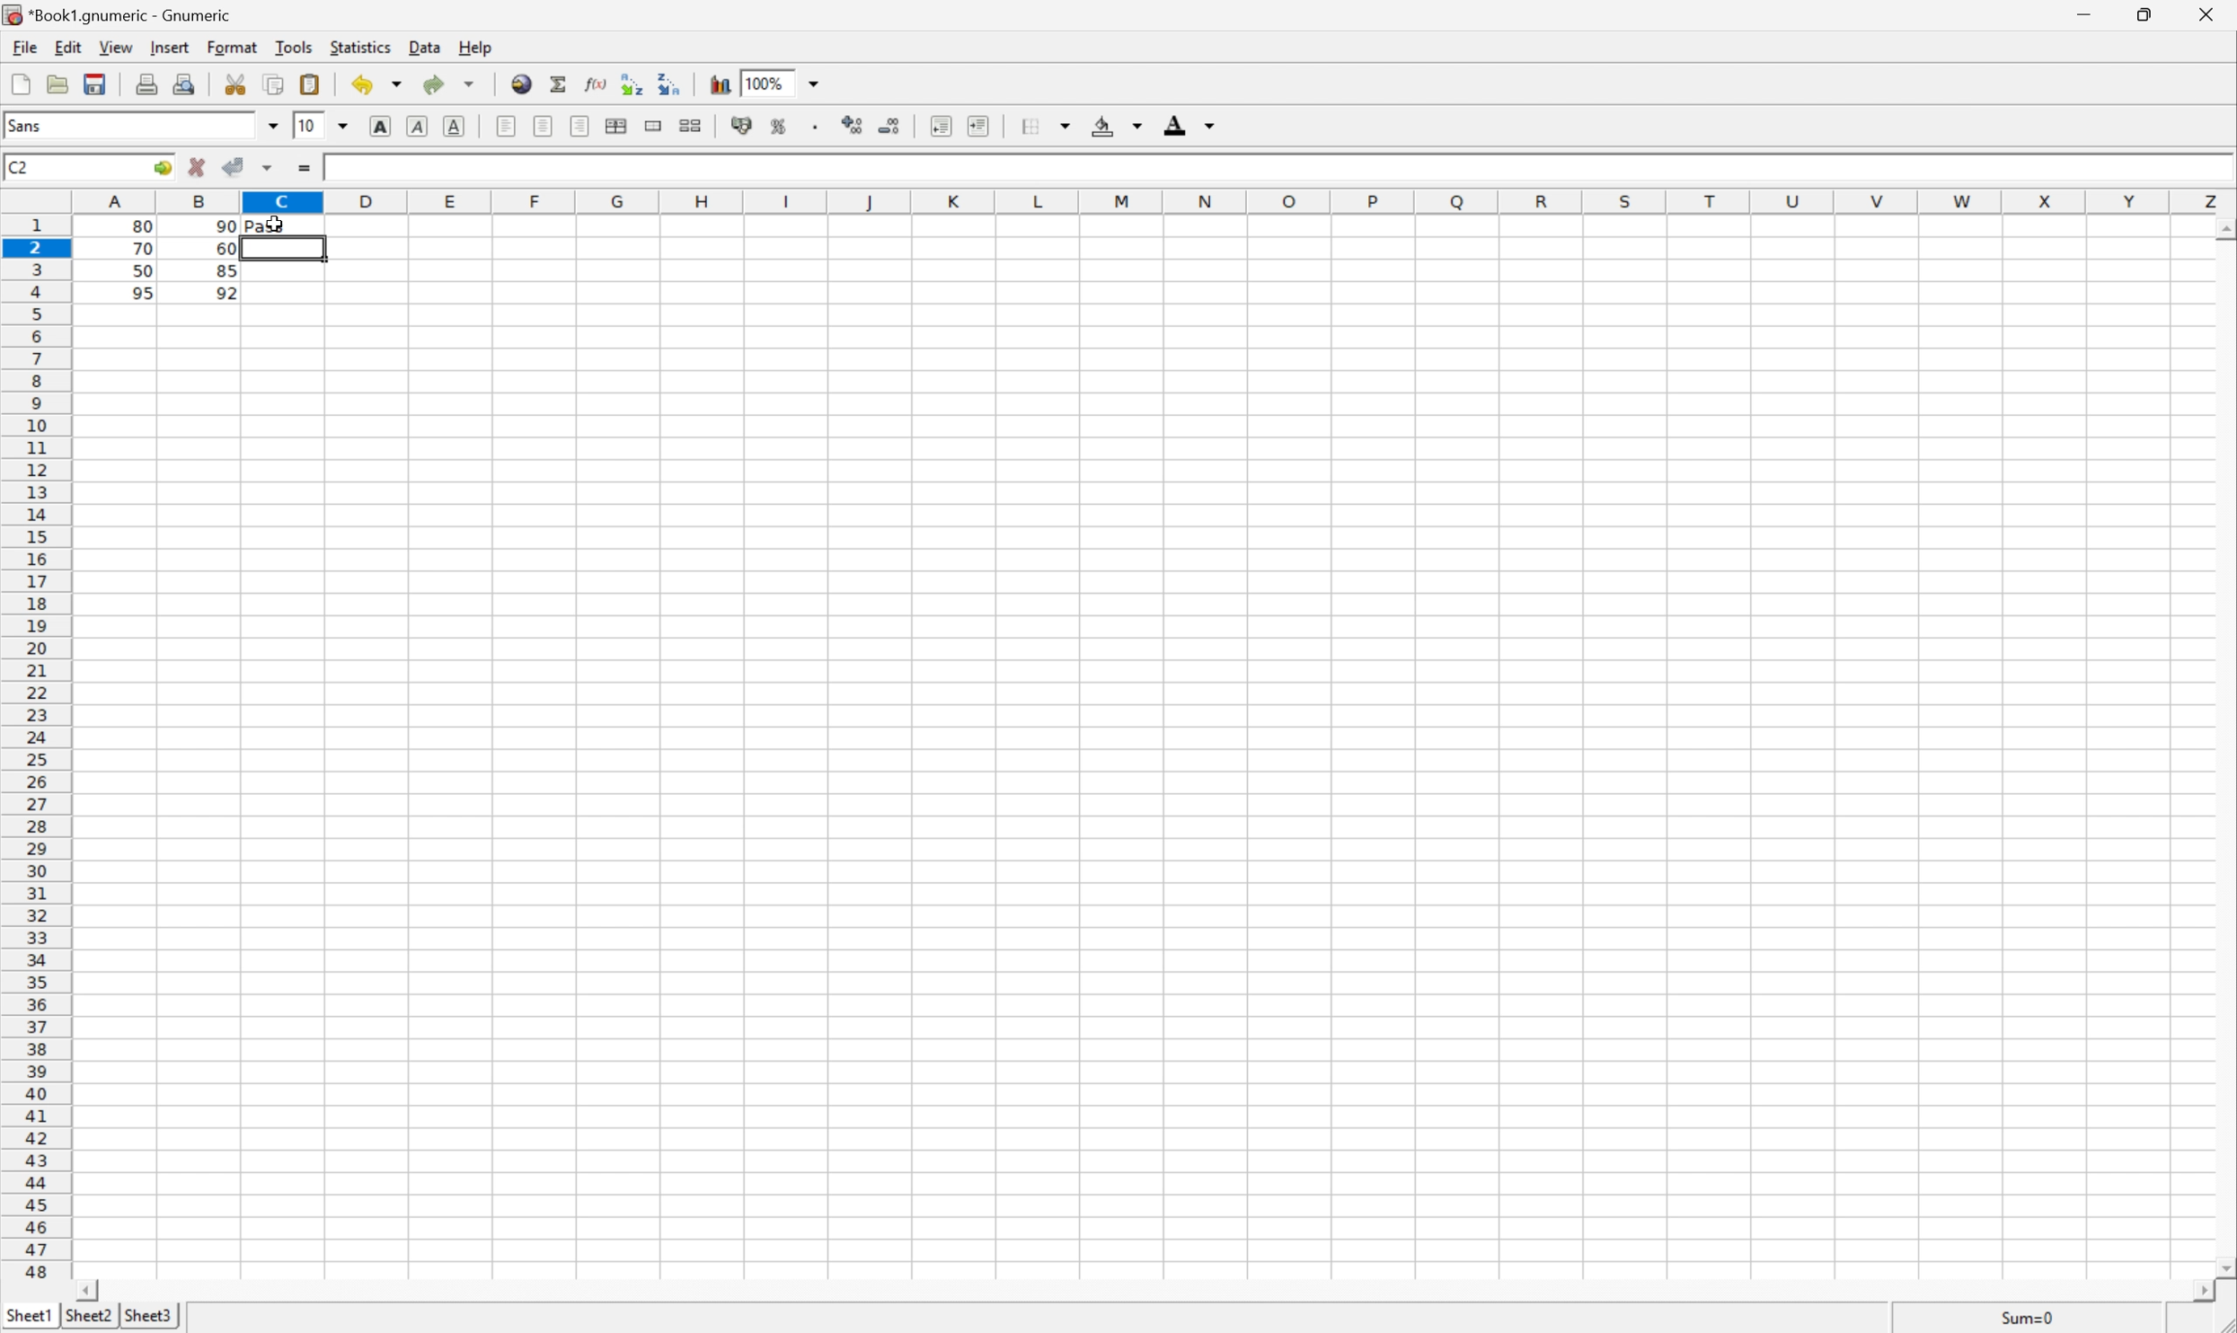 The height and width of the screenshot is (1333, 2237). What do you see at coordinates (147, 223) in the screenshot?
I see `80` at bounding box center [147, 223].